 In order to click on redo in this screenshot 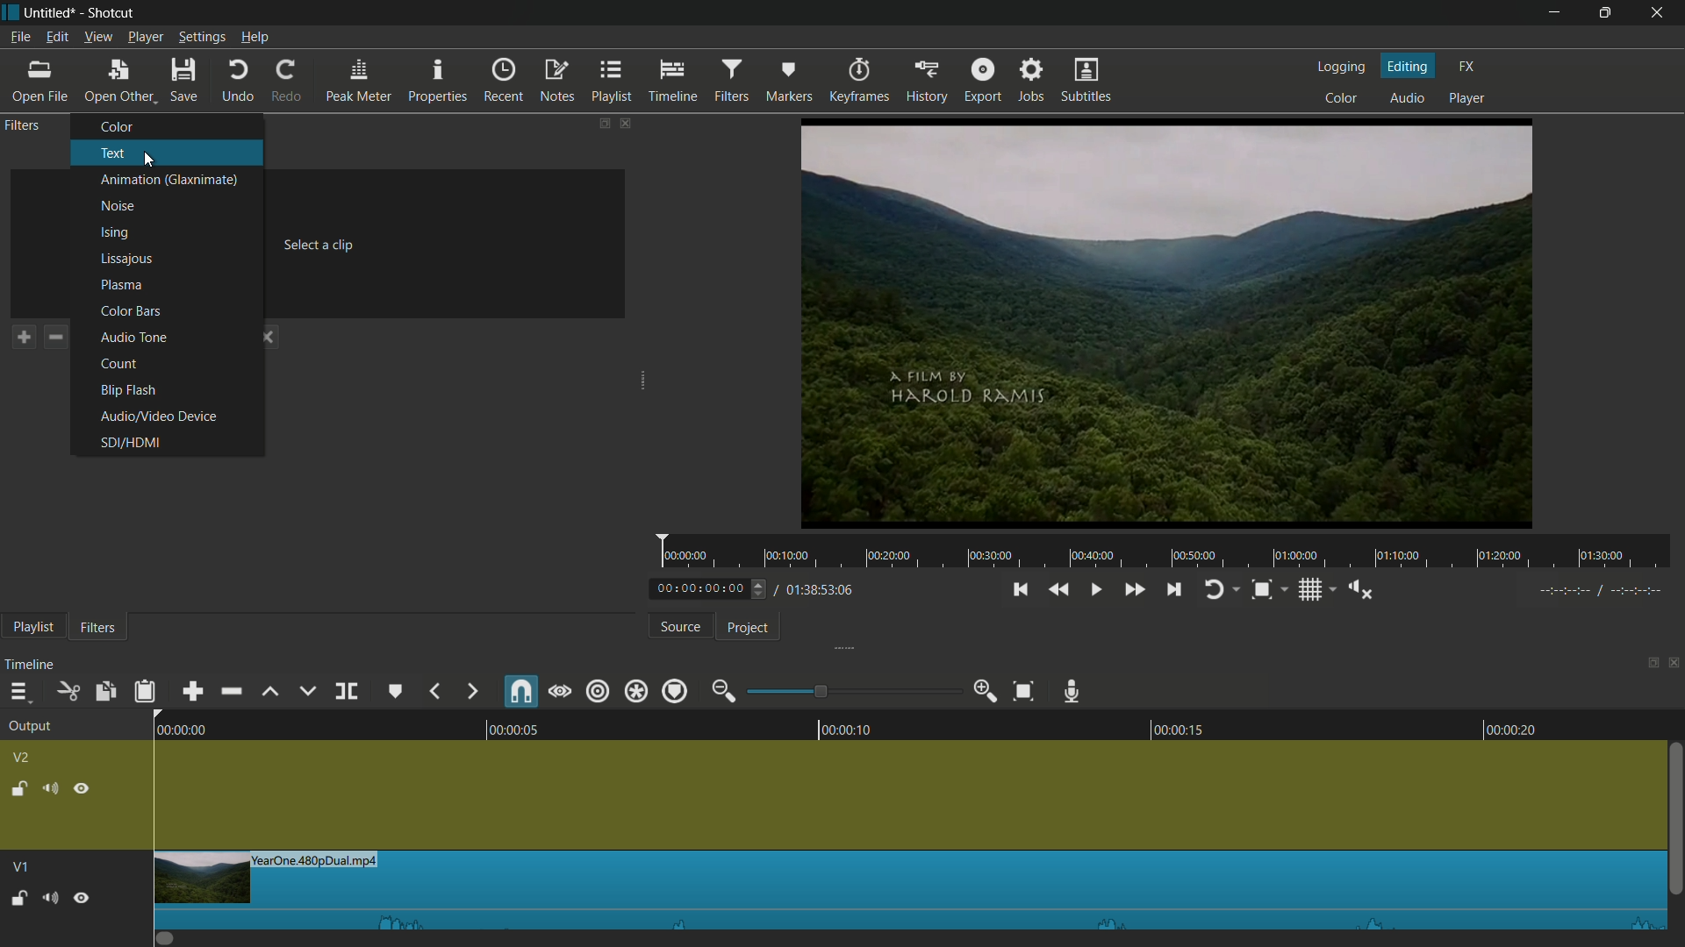, I will do `click(288, 81)`.